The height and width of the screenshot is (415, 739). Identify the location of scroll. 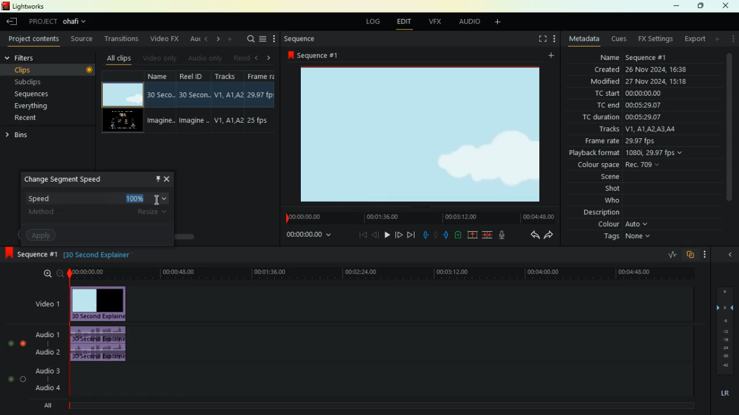
(169, 233).